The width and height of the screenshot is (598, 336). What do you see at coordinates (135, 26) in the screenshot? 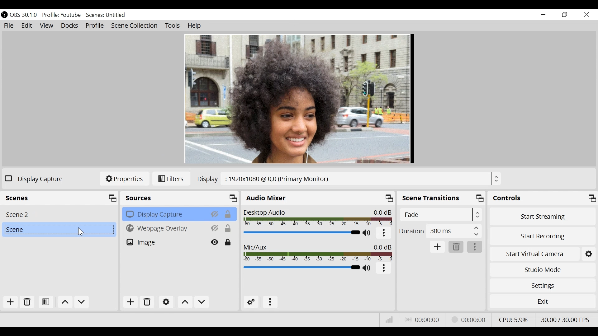
I see `Scene Collection` at bounding box center [135, 26].